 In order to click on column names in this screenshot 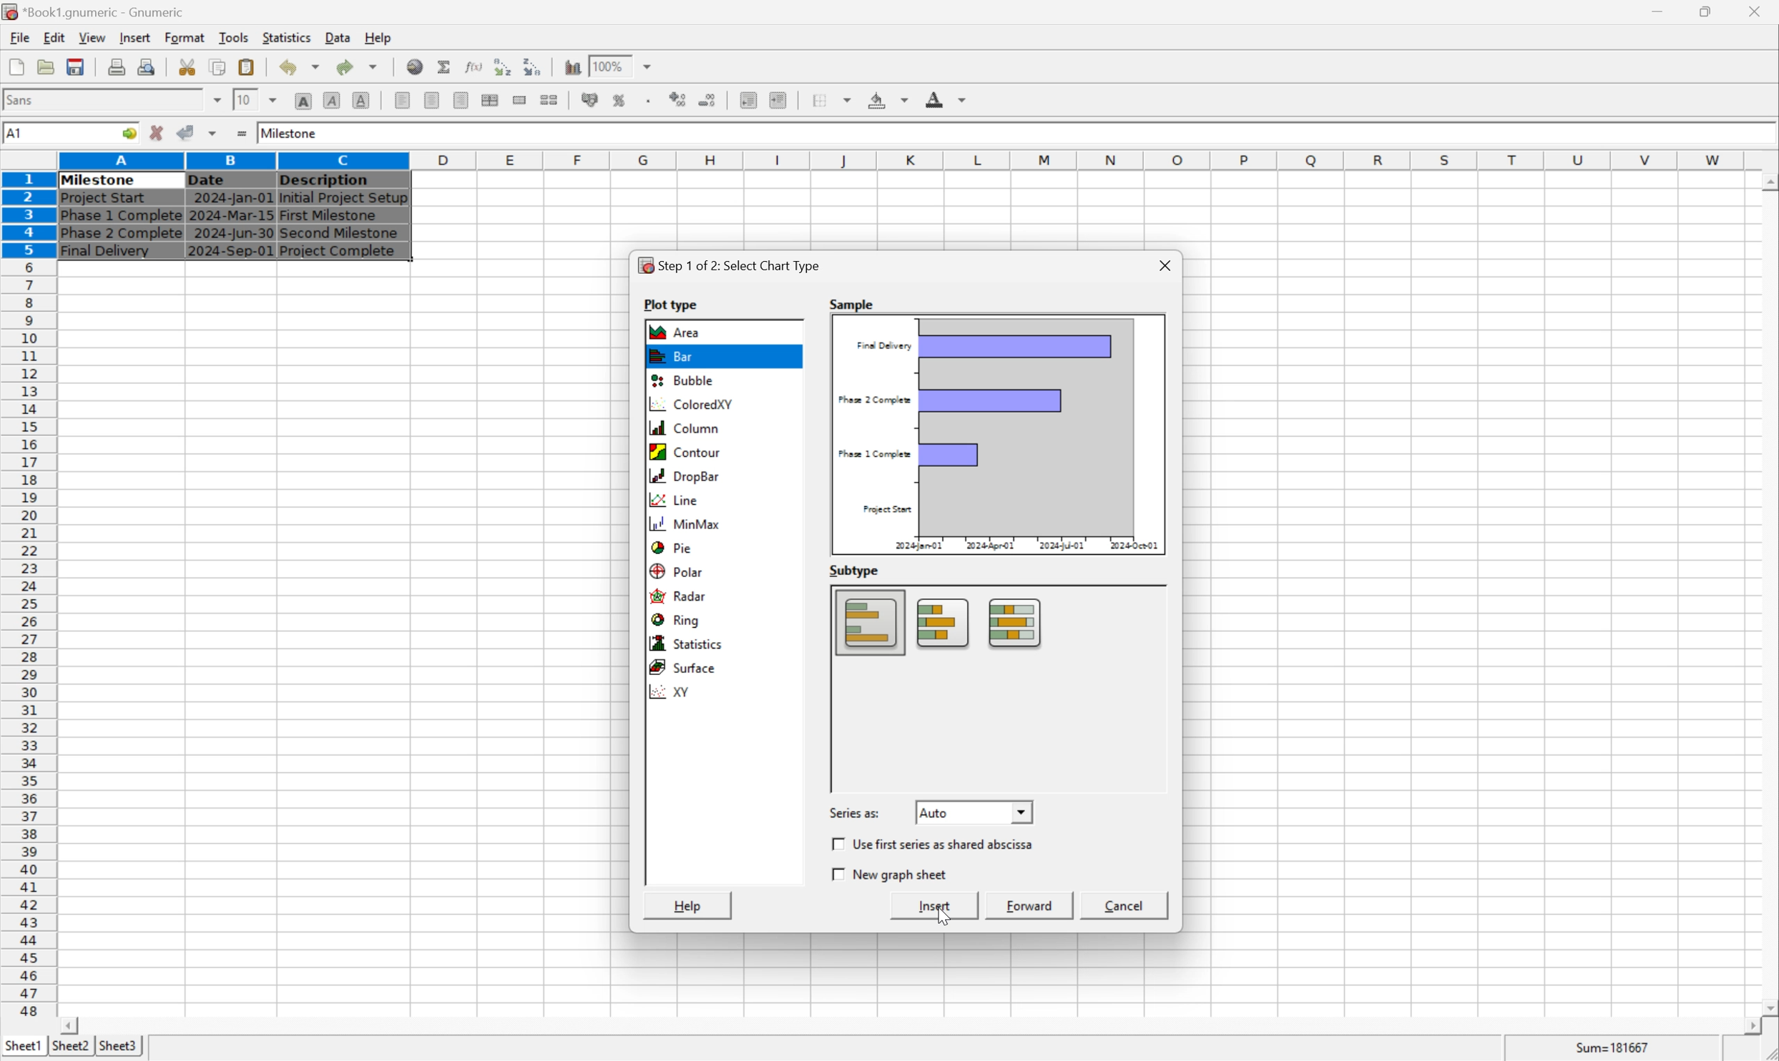, I will do `click(904, 159)`.